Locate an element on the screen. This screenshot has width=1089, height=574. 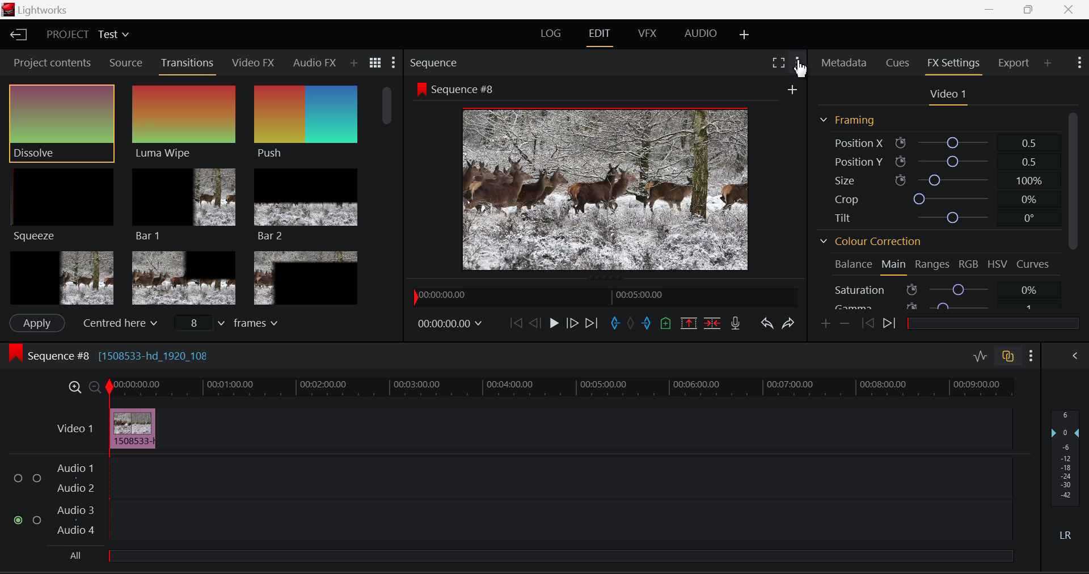
Add keyframe is located at coordinates (825, 324).